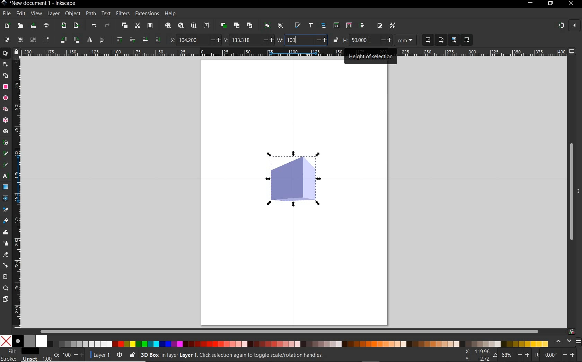 This screenshot has height=362, width=582. Describe the element at coordinates (223, 26) in the screenshot. I see `duplicate` at that location.